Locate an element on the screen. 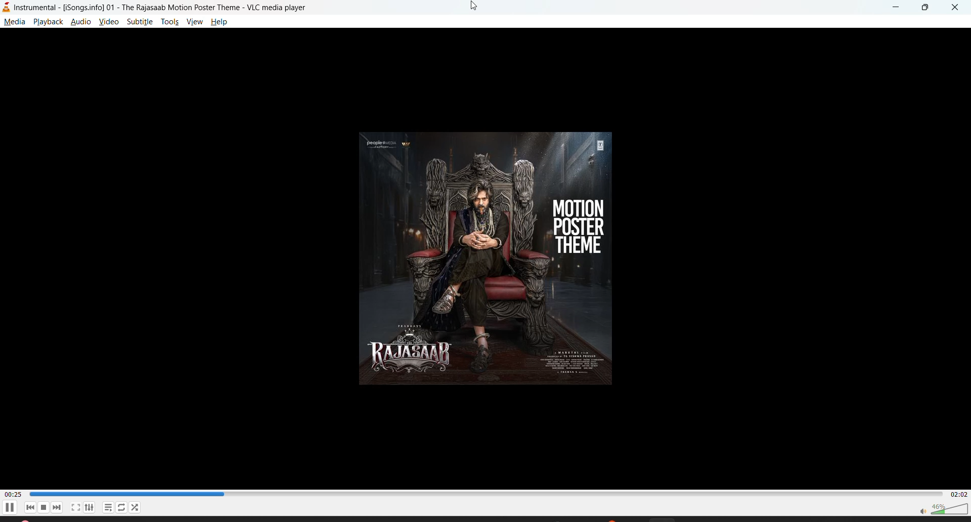  previous is located at coordinates (30, 508).